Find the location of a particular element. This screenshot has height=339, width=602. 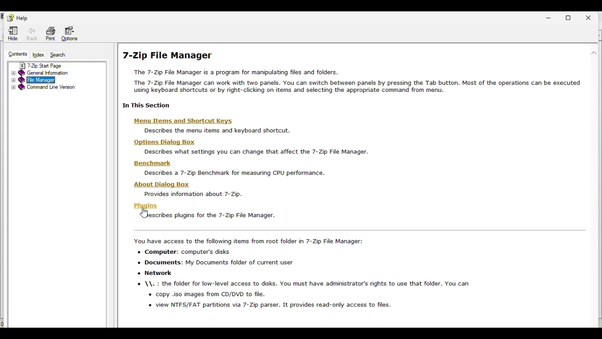

Hide is located at coordinates (12, 34).